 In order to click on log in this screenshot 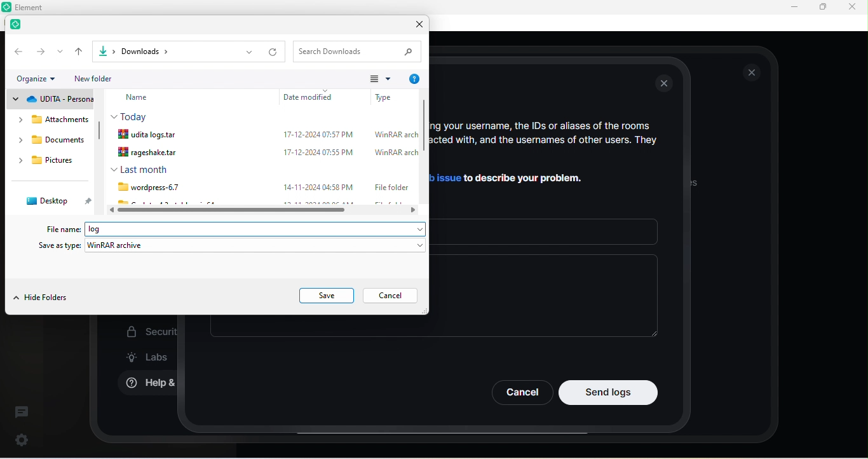, I will do `click(106, 229)`.